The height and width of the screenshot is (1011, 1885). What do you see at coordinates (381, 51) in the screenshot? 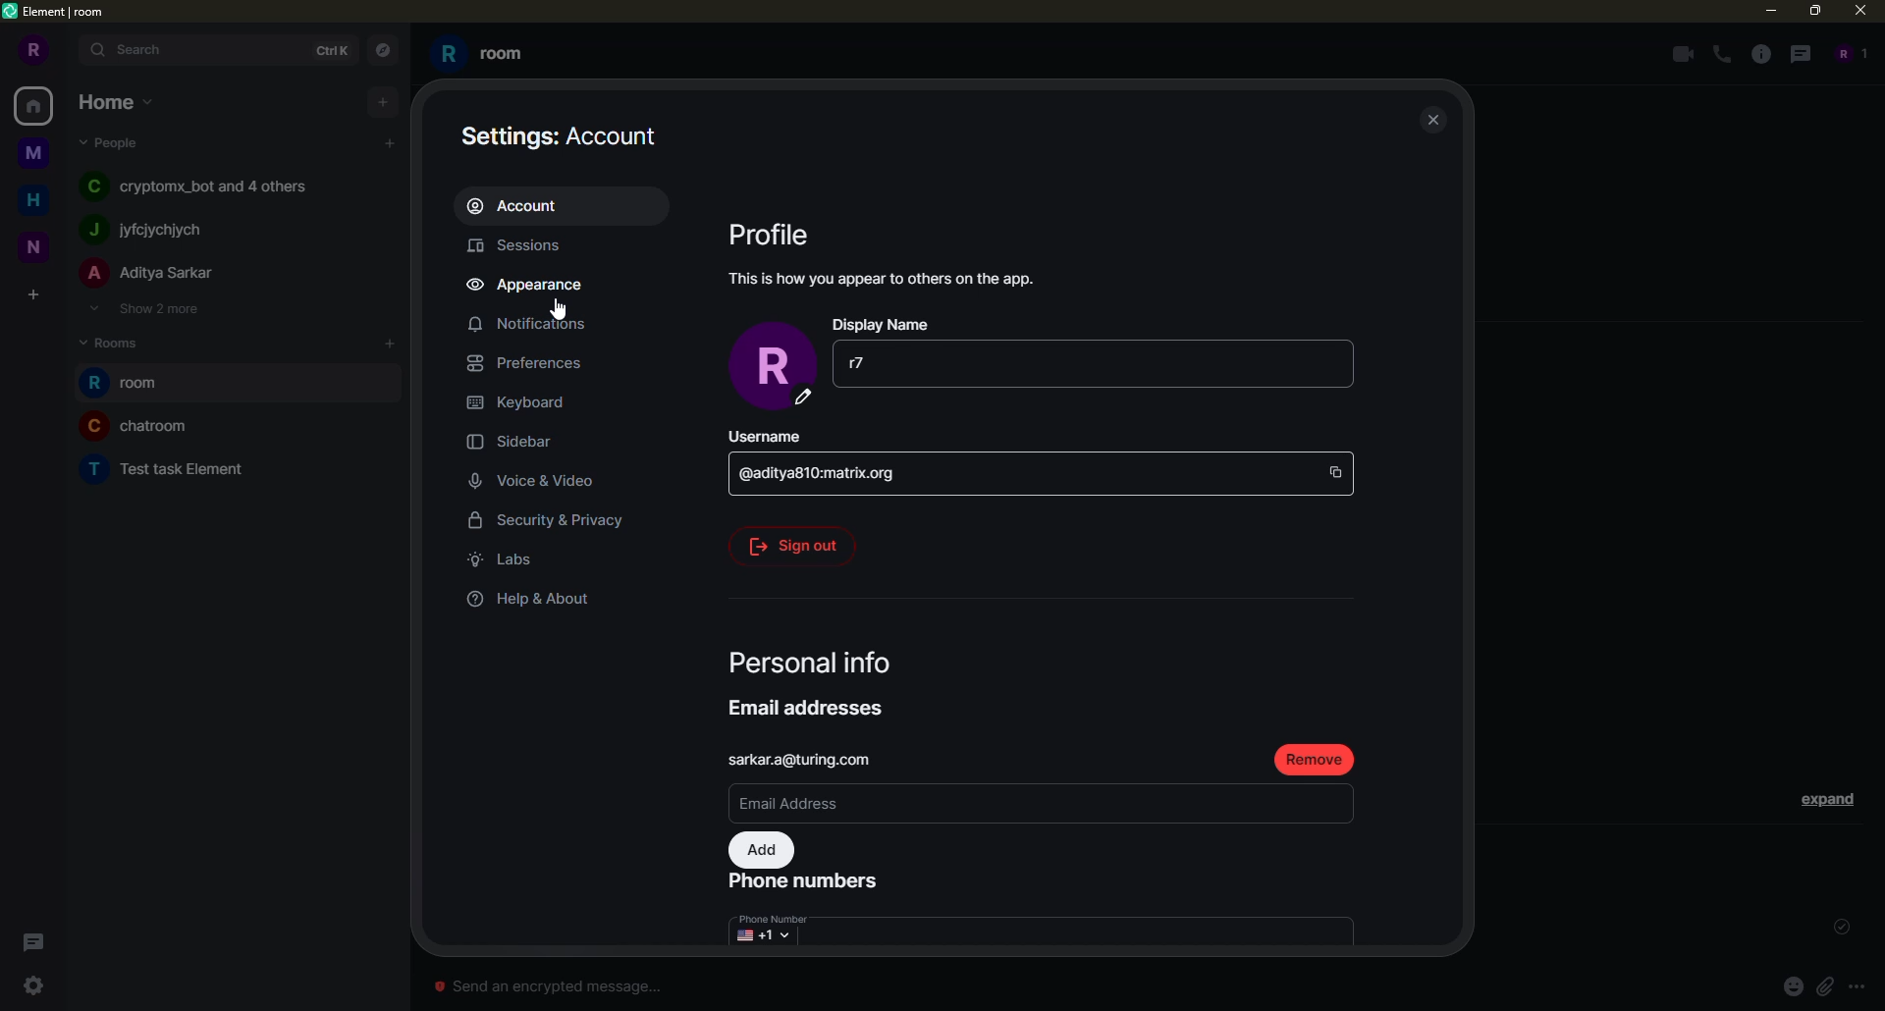
I see `navigator` at bounding box center [381, 51].